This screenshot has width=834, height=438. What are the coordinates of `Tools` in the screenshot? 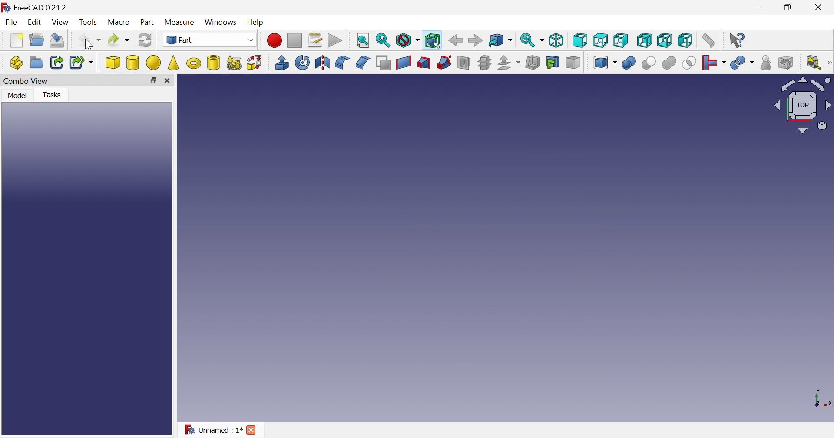 It's located at (89, 23).